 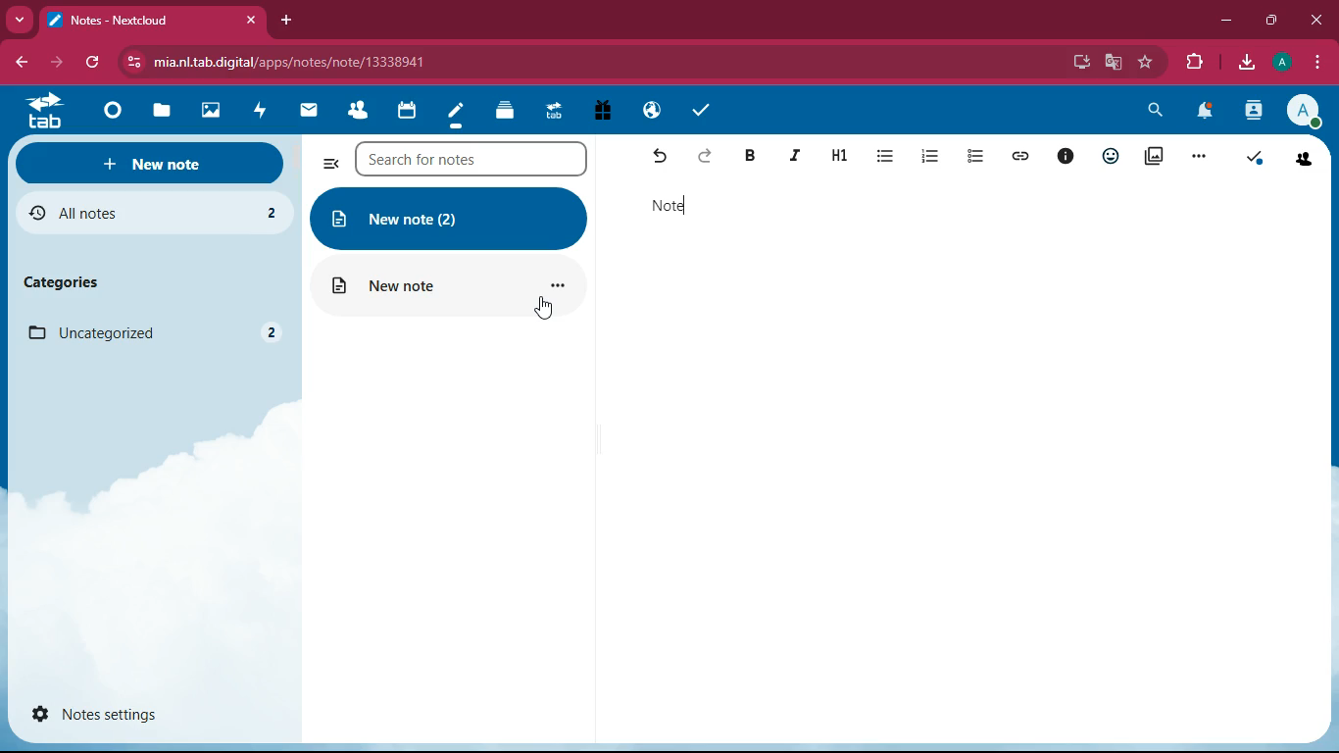 What do you see at coordinates (1194, 63) in the screenshot?
I see `extension` at bounding box center [1194, 63].